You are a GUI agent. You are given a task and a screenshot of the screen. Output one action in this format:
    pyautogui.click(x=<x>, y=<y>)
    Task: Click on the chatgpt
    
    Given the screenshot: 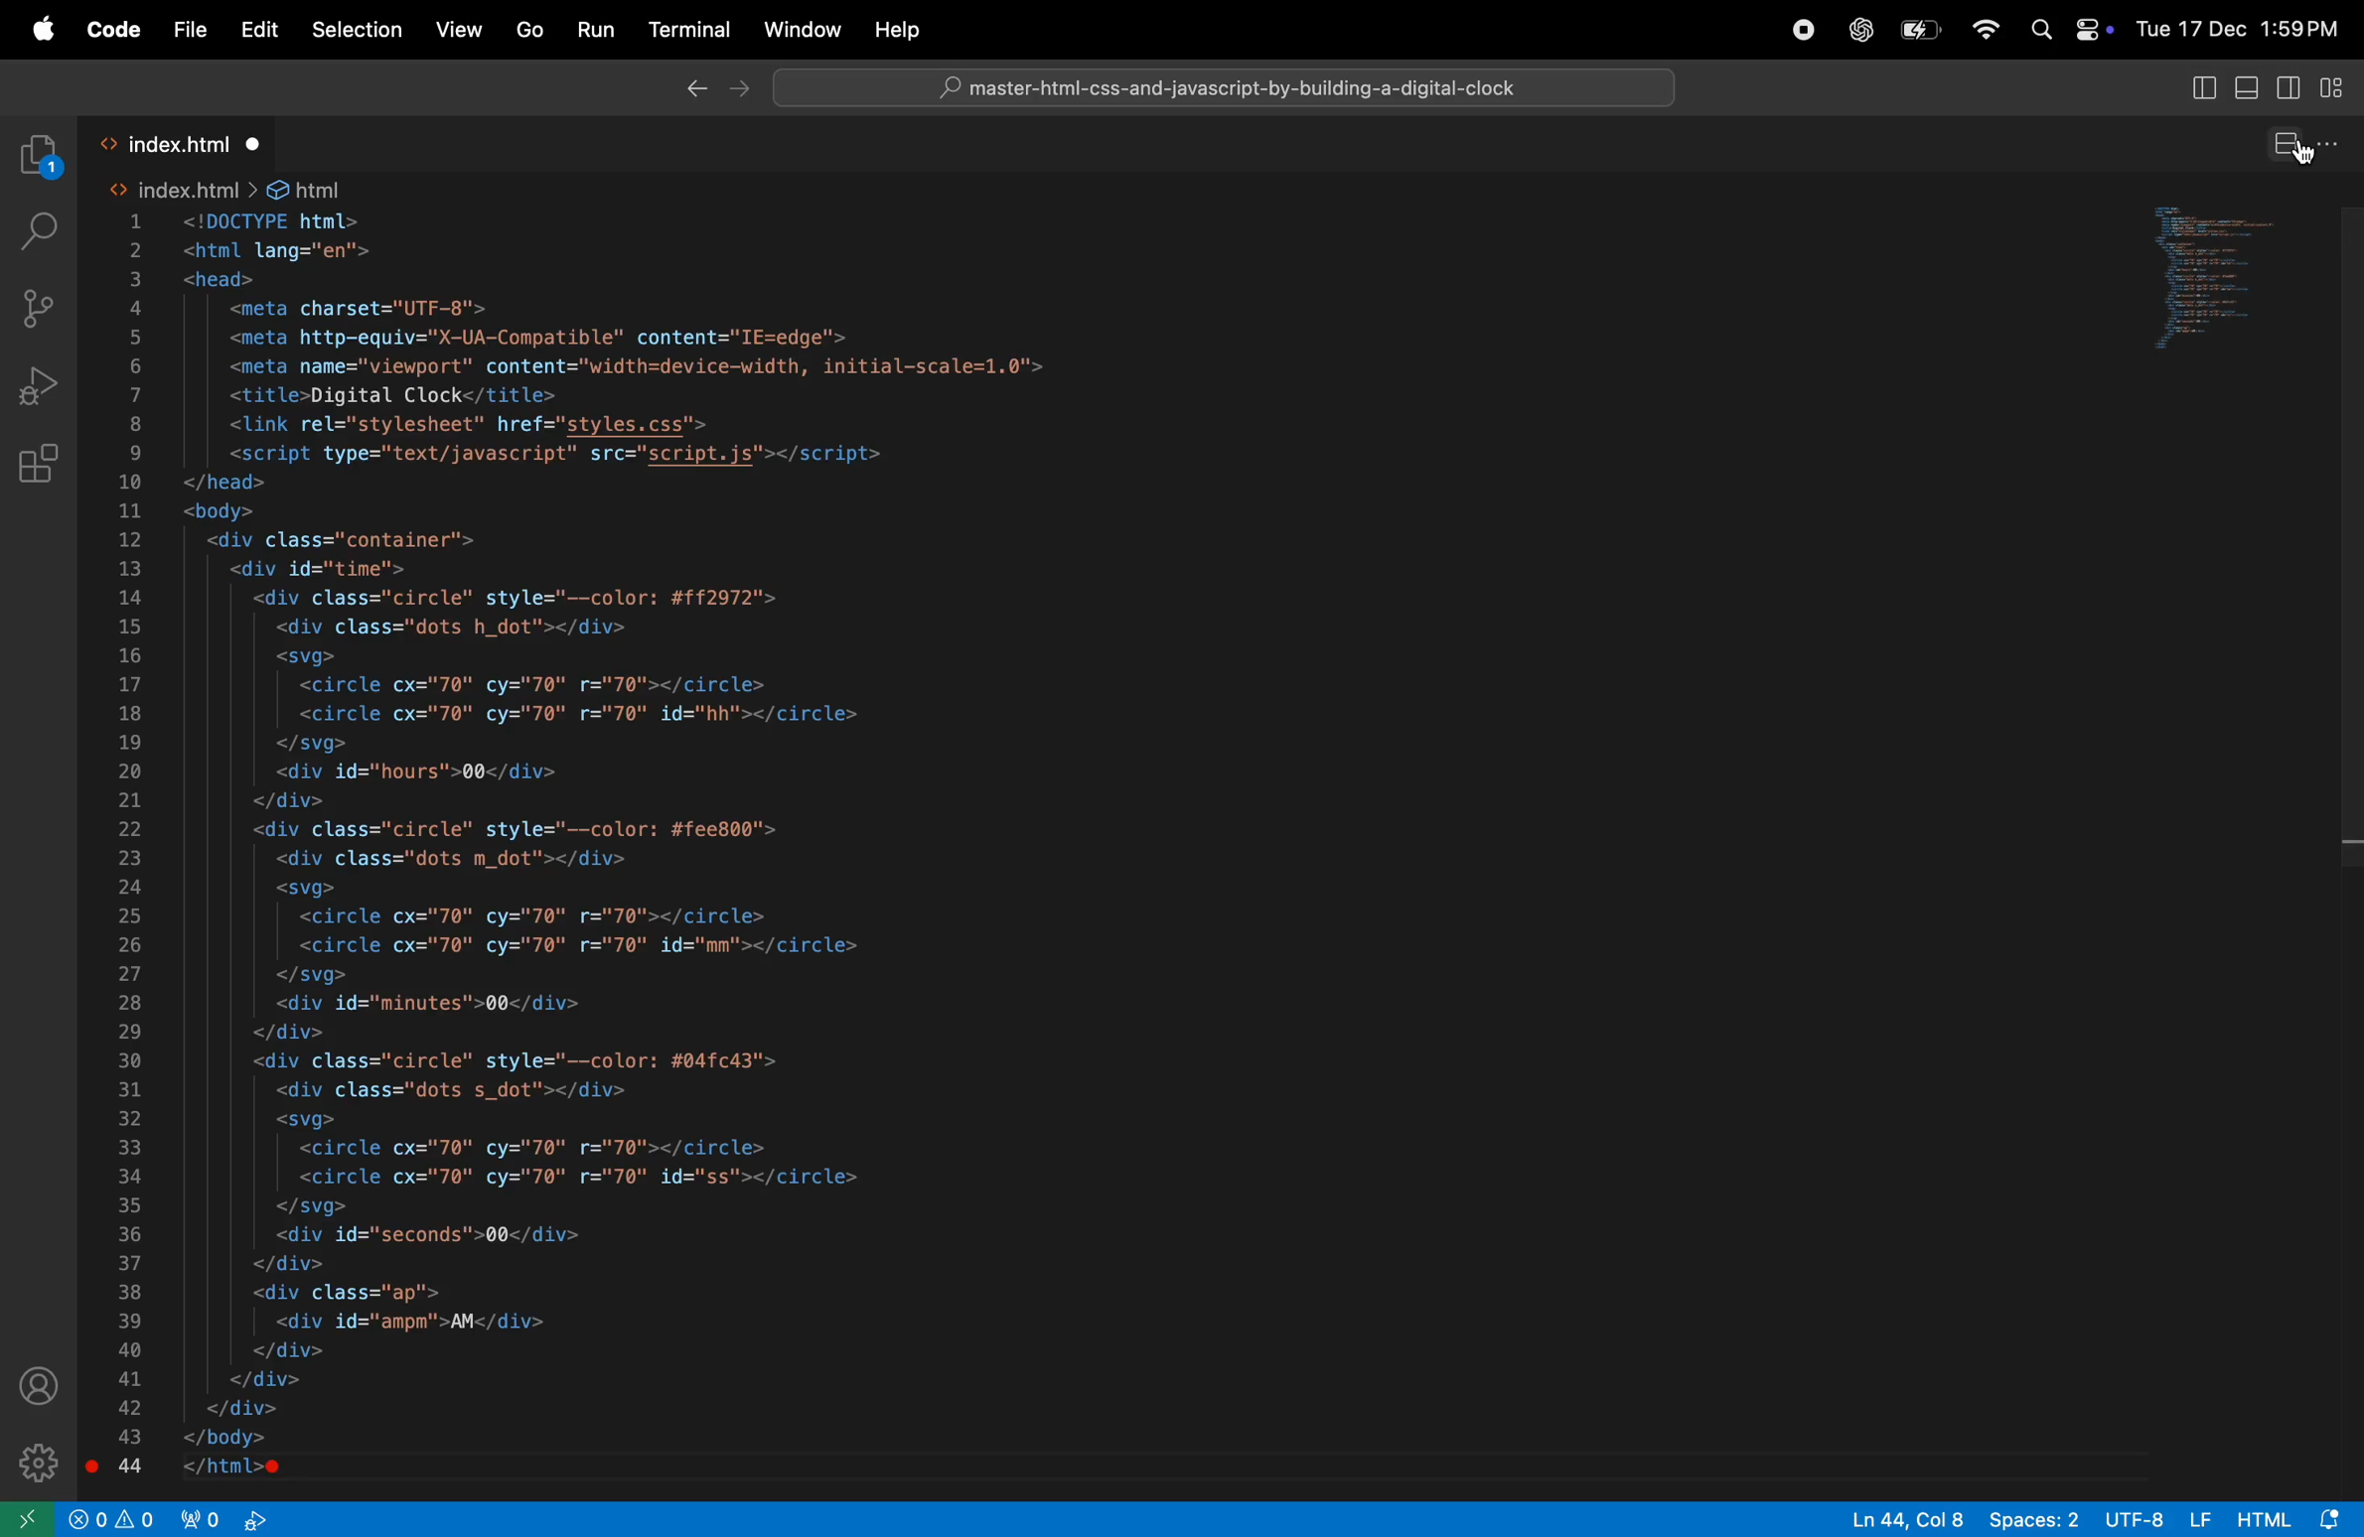 What is the action you would take?
    pyautogui.click(x=1860, y=29)
    